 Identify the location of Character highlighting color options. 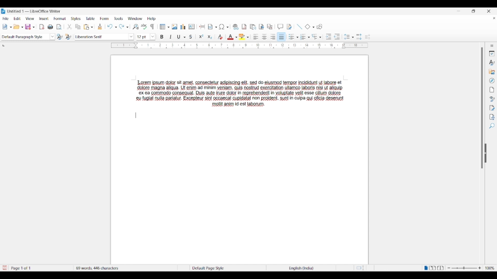
(248, 37).